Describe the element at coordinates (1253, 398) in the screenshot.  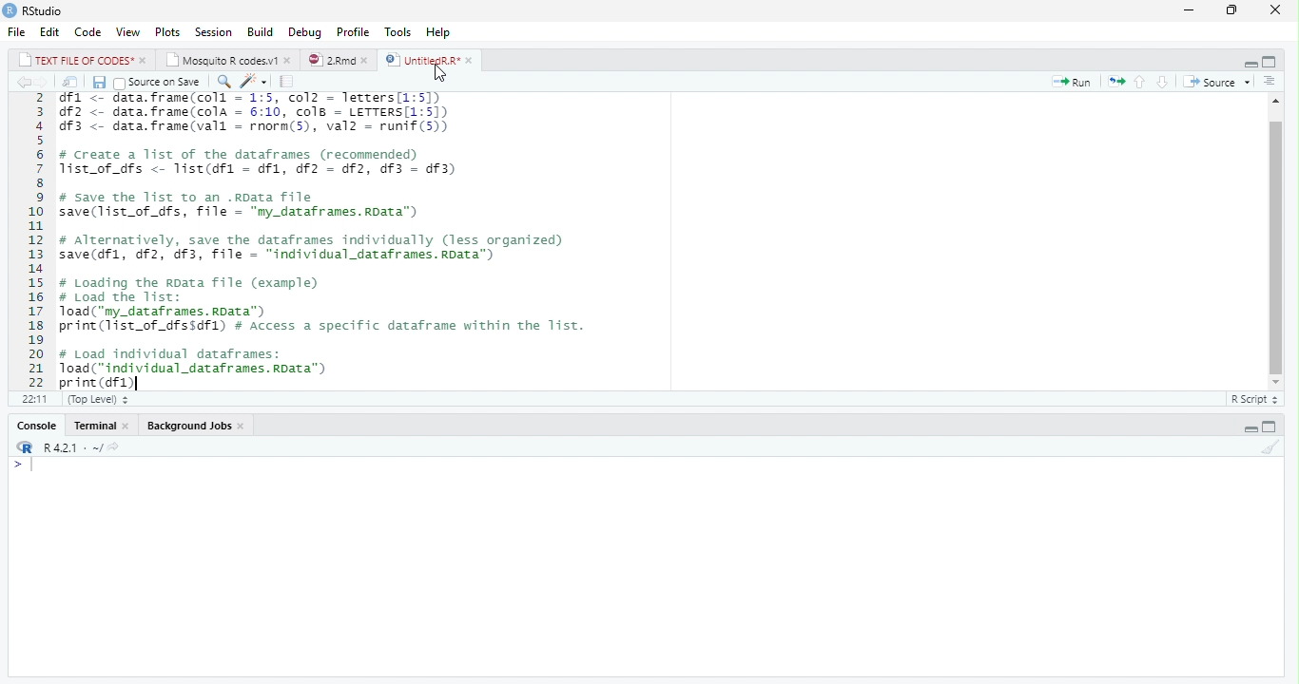
I see `R Script` at that location.